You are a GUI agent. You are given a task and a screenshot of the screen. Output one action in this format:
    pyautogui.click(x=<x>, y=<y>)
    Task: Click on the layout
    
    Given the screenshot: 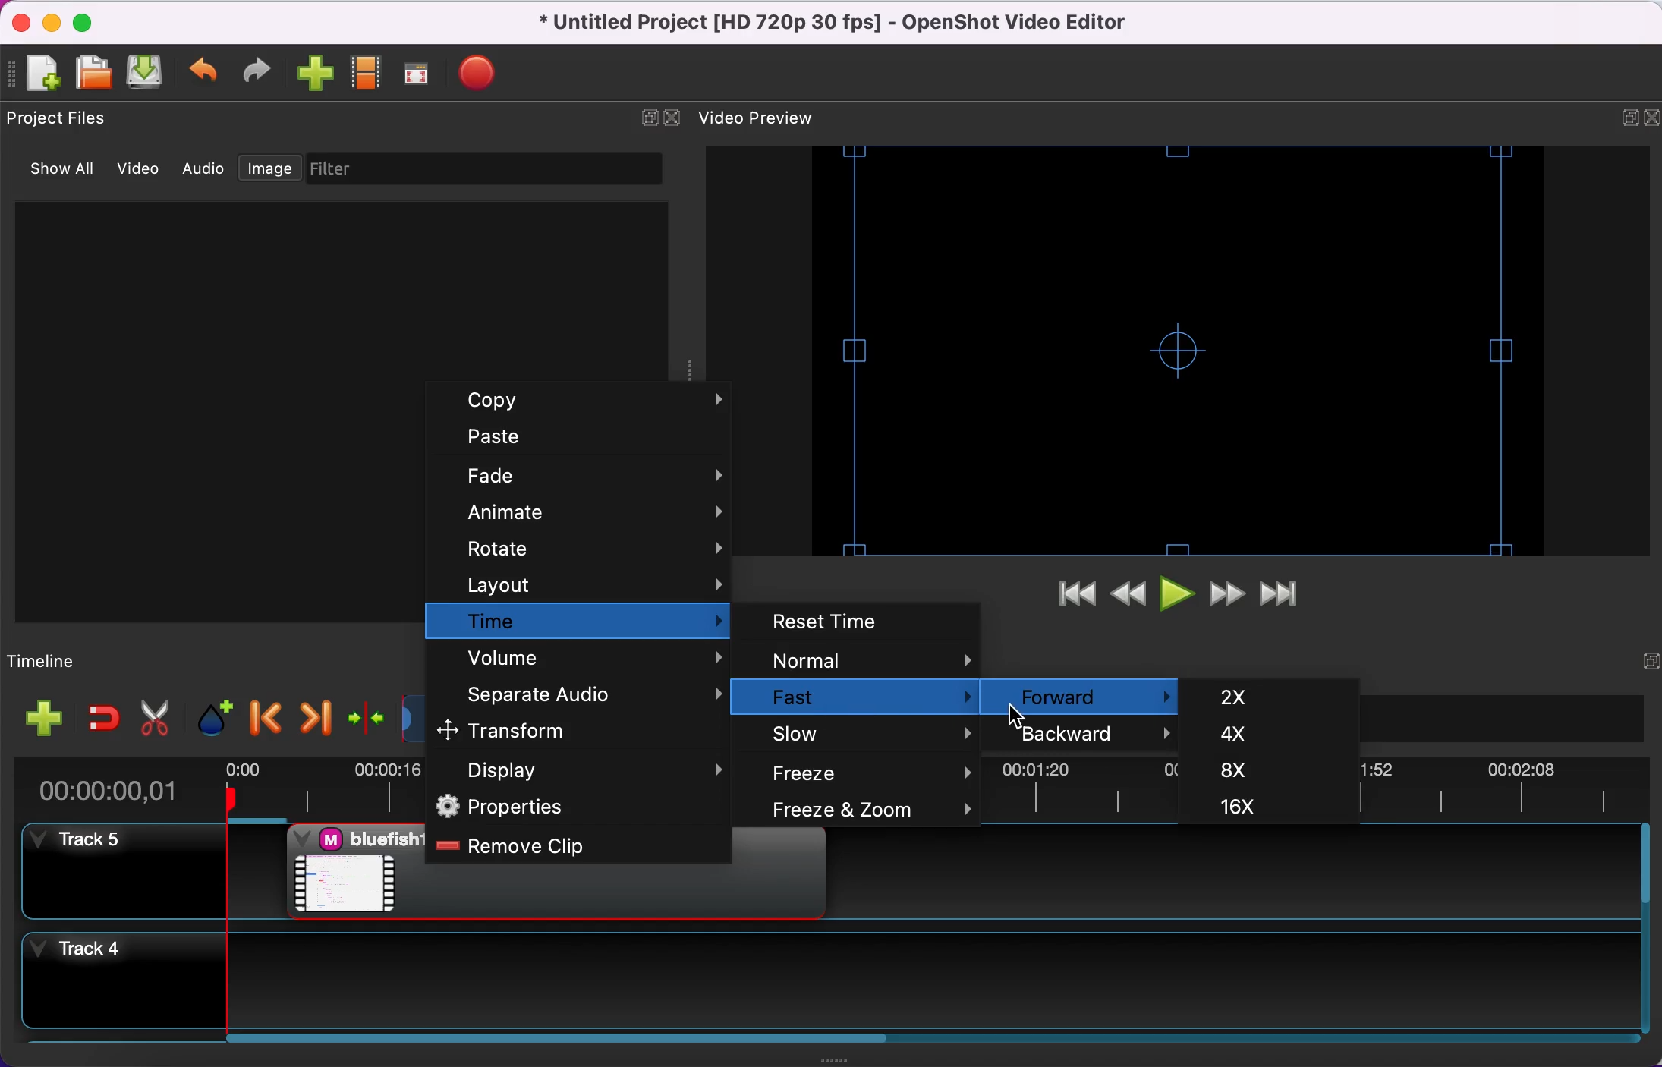 What is the action you would take?
    pyautogui.click(x=581, y=584)
    